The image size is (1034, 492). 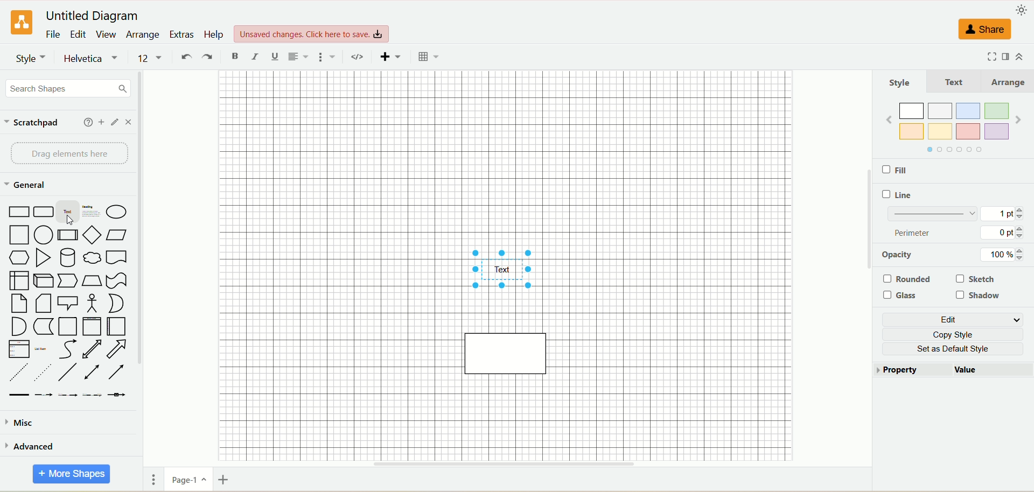 What do you see at coordinates (958, 336) in the screenshot?
I see `copy style` at bounding box center [958, 336].